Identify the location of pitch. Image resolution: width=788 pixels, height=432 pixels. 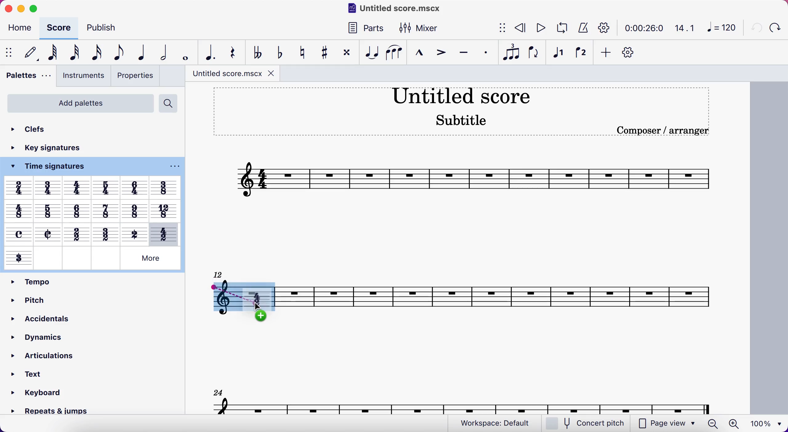
(38, 298).